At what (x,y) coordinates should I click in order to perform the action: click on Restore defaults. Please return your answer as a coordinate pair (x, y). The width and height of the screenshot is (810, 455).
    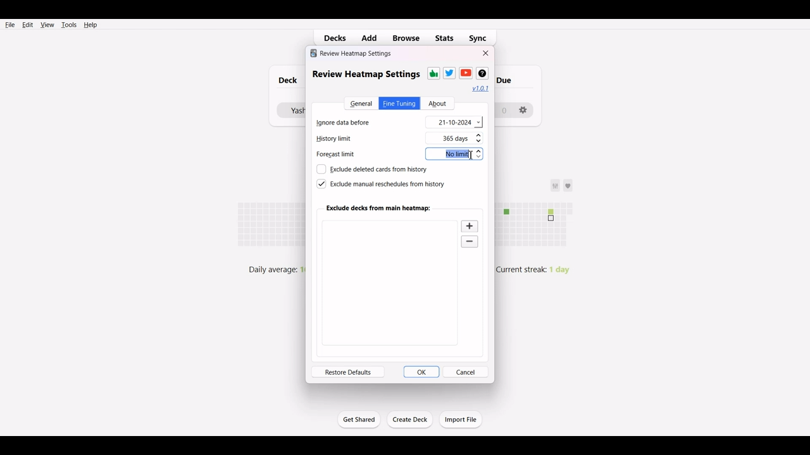
    Looking at the image, I should click on (348, 372).